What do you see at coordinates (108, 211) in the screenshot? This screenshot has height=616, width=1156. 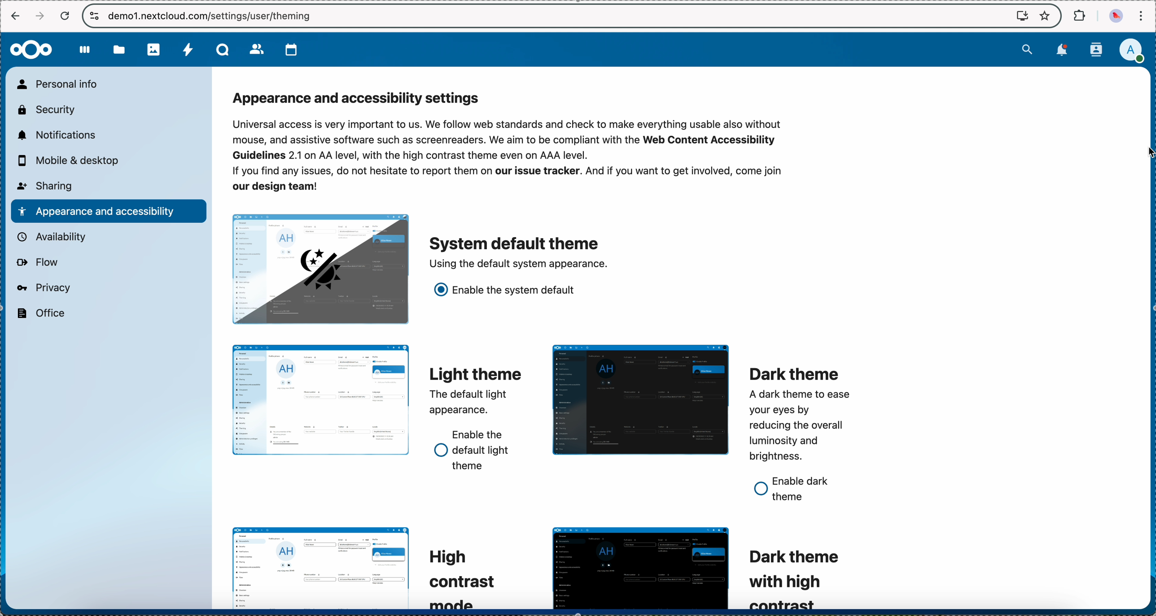 I see `appearance and accessibility` at bounding box center [108, 211].